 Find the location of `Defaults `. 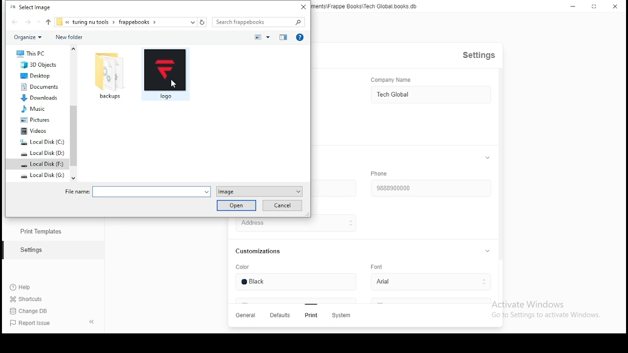

Defaults  is located at coordinates (279, 316).